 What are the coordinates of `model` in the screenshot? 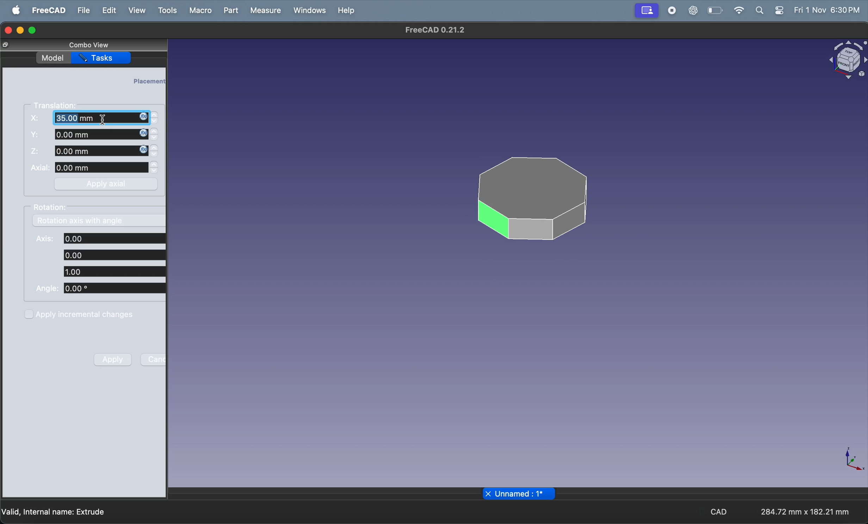 It's located at (52, 57).